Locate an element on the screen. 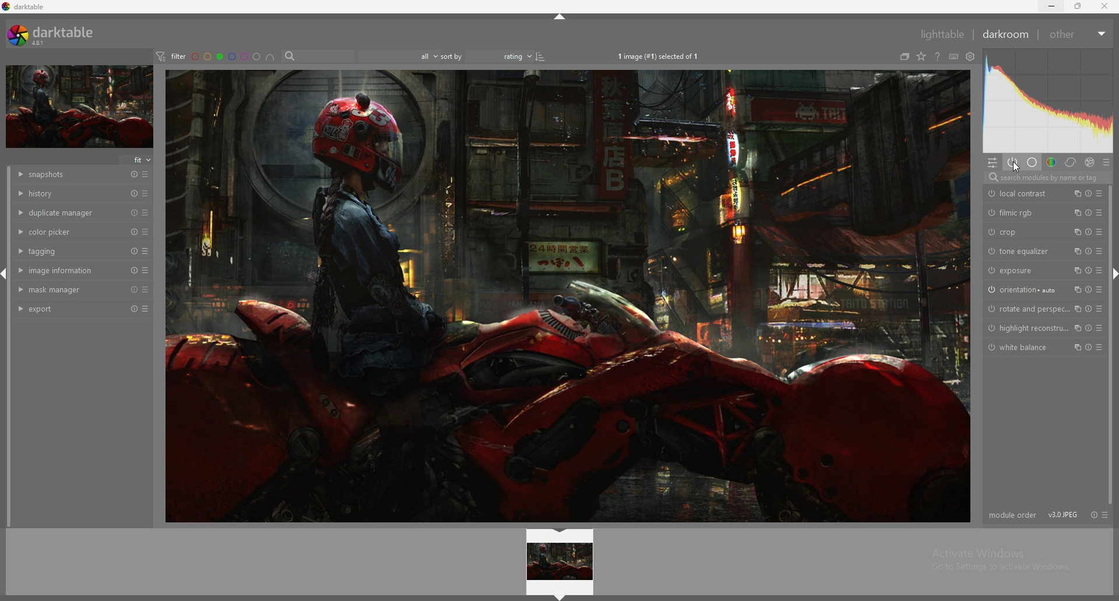 The height and width of the screenshot is (601, 1119). module order is located at coordinates (1012, 515).